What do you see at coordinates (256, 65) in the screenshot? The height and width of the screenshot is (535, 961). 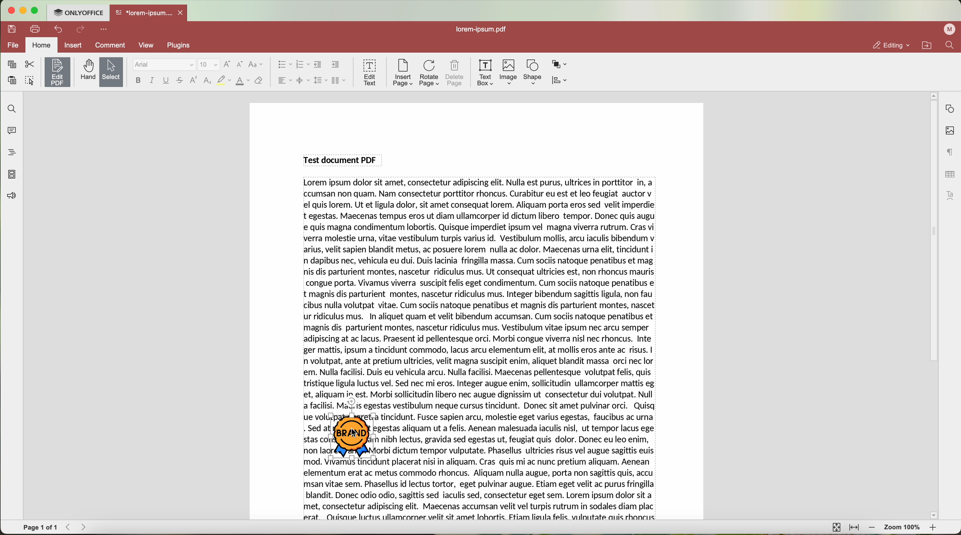 I see `change case` at bounding box center [256, 65].